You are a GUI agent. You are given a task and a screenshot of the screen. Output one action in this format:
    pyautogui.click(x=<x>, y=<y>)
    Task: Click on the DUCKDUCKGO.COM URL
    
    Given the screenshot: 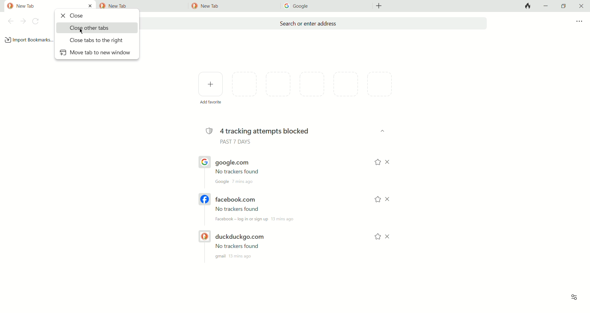 What is the action you would take?
    pyautogui.click(x=248, y=245)
    